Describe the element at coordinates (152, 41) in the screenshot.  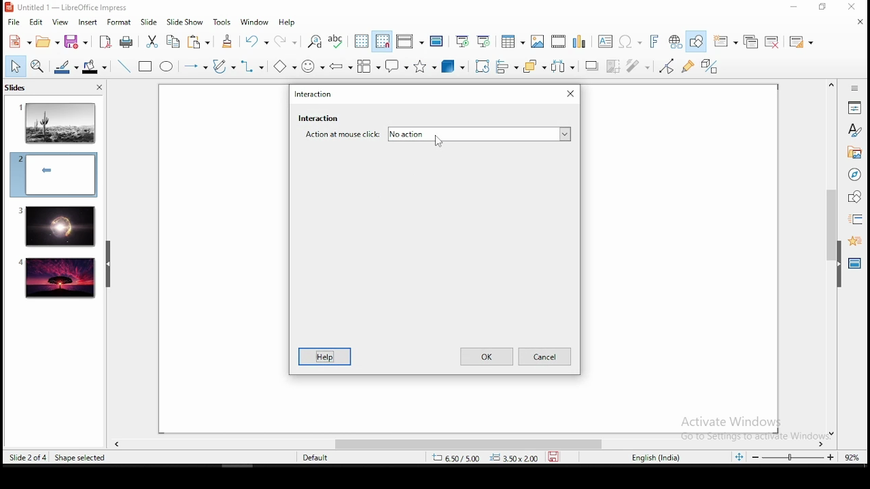
I see `cut` at that location.